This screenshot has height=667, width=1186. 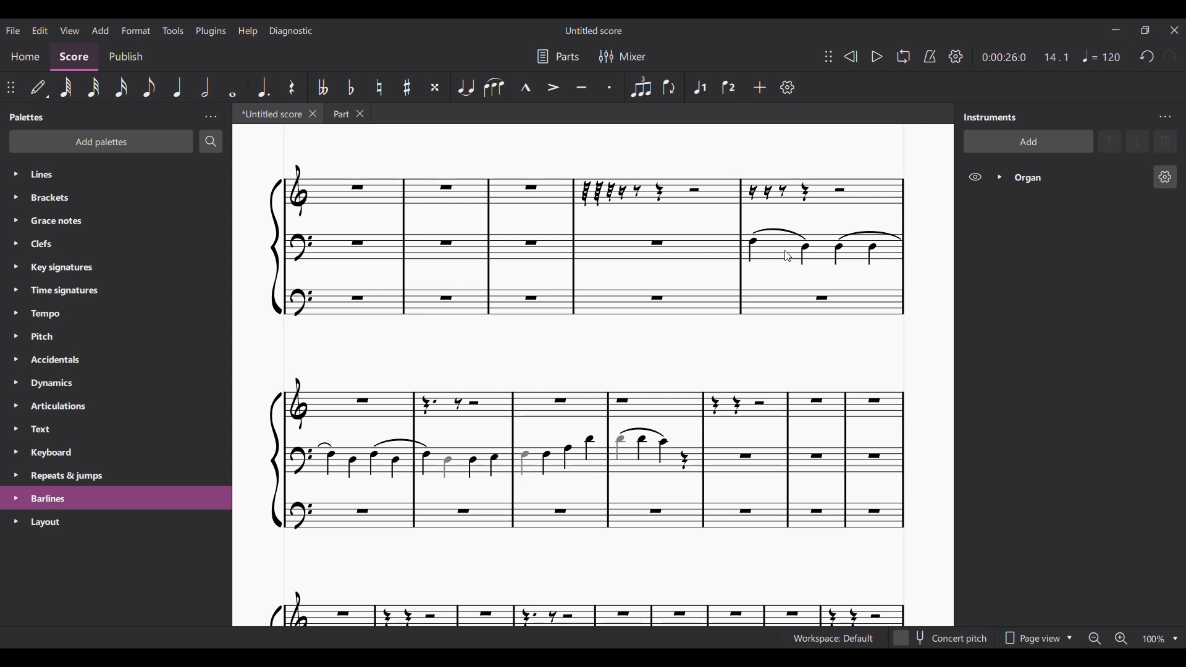 What do you see at coordinates (956, 56) in the screenshot?
I see `Playback settings` at bounding box center [956, 56].